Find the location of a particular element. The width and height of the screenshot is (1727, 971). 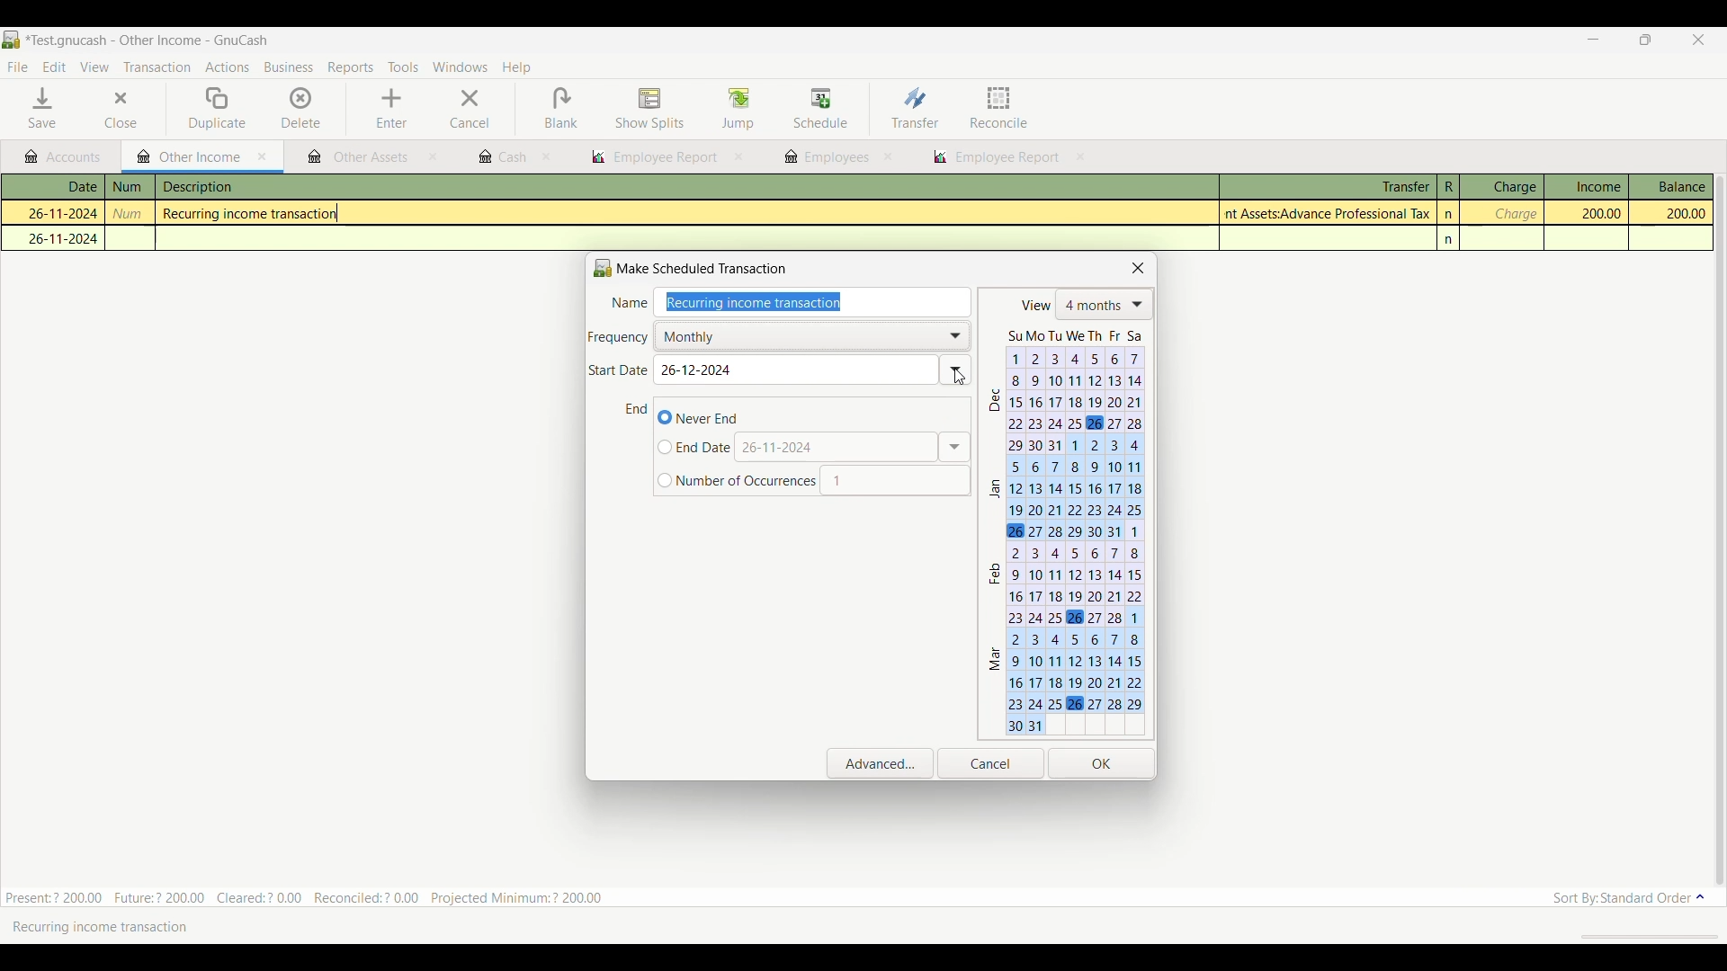

Assets:Advance Professional Tax is located at coordinates (1330, 213).